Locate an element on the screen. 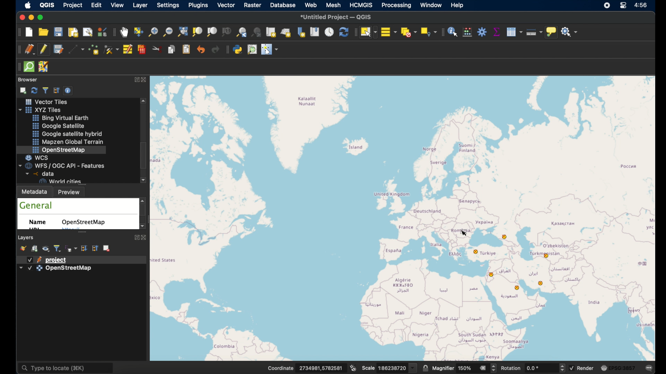 The image size is (666, 374). name is located at coordinates (40, 223).